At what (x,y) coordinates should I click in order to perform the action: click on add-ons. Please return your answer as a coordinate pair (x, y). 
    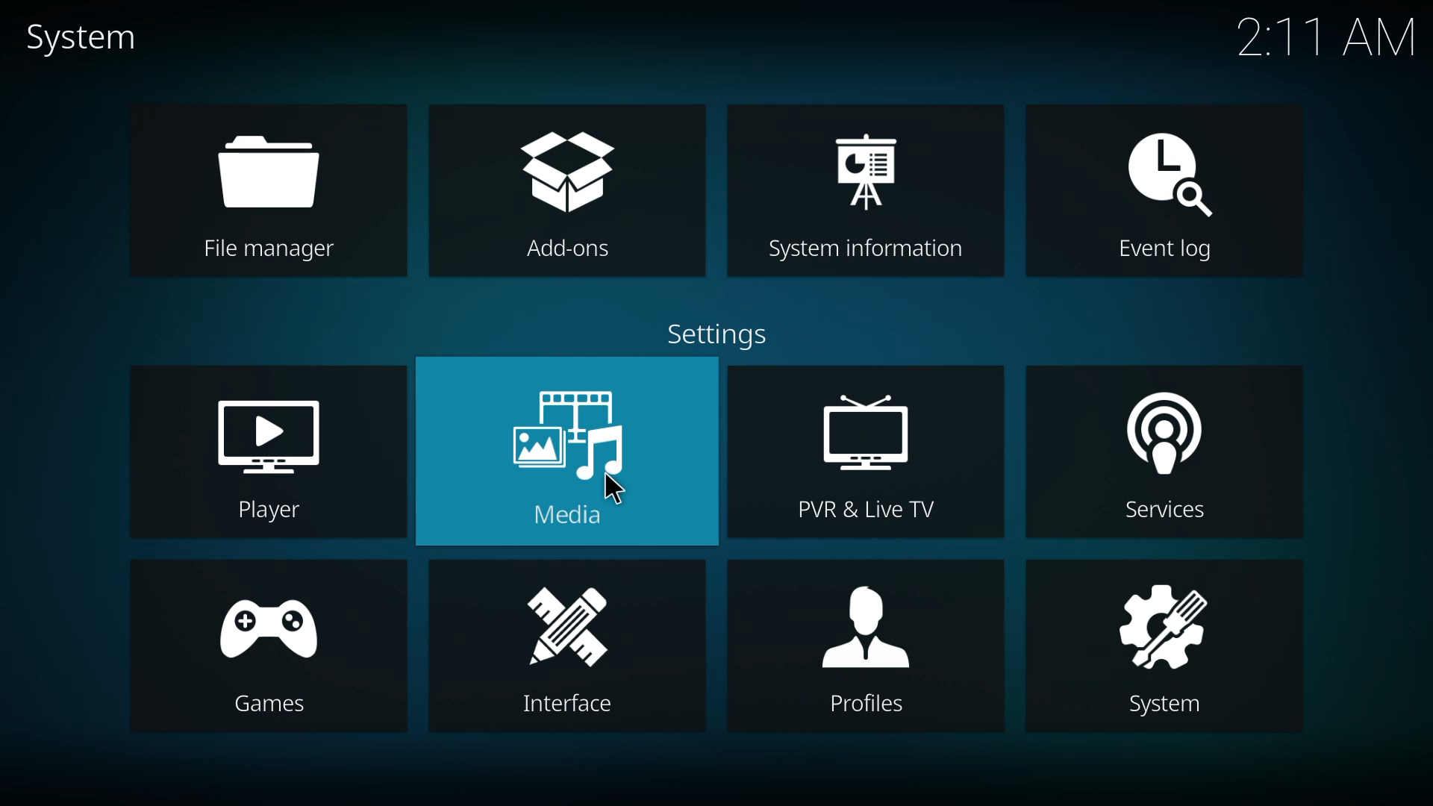
    Looking at the image, I should click on (570, 193).